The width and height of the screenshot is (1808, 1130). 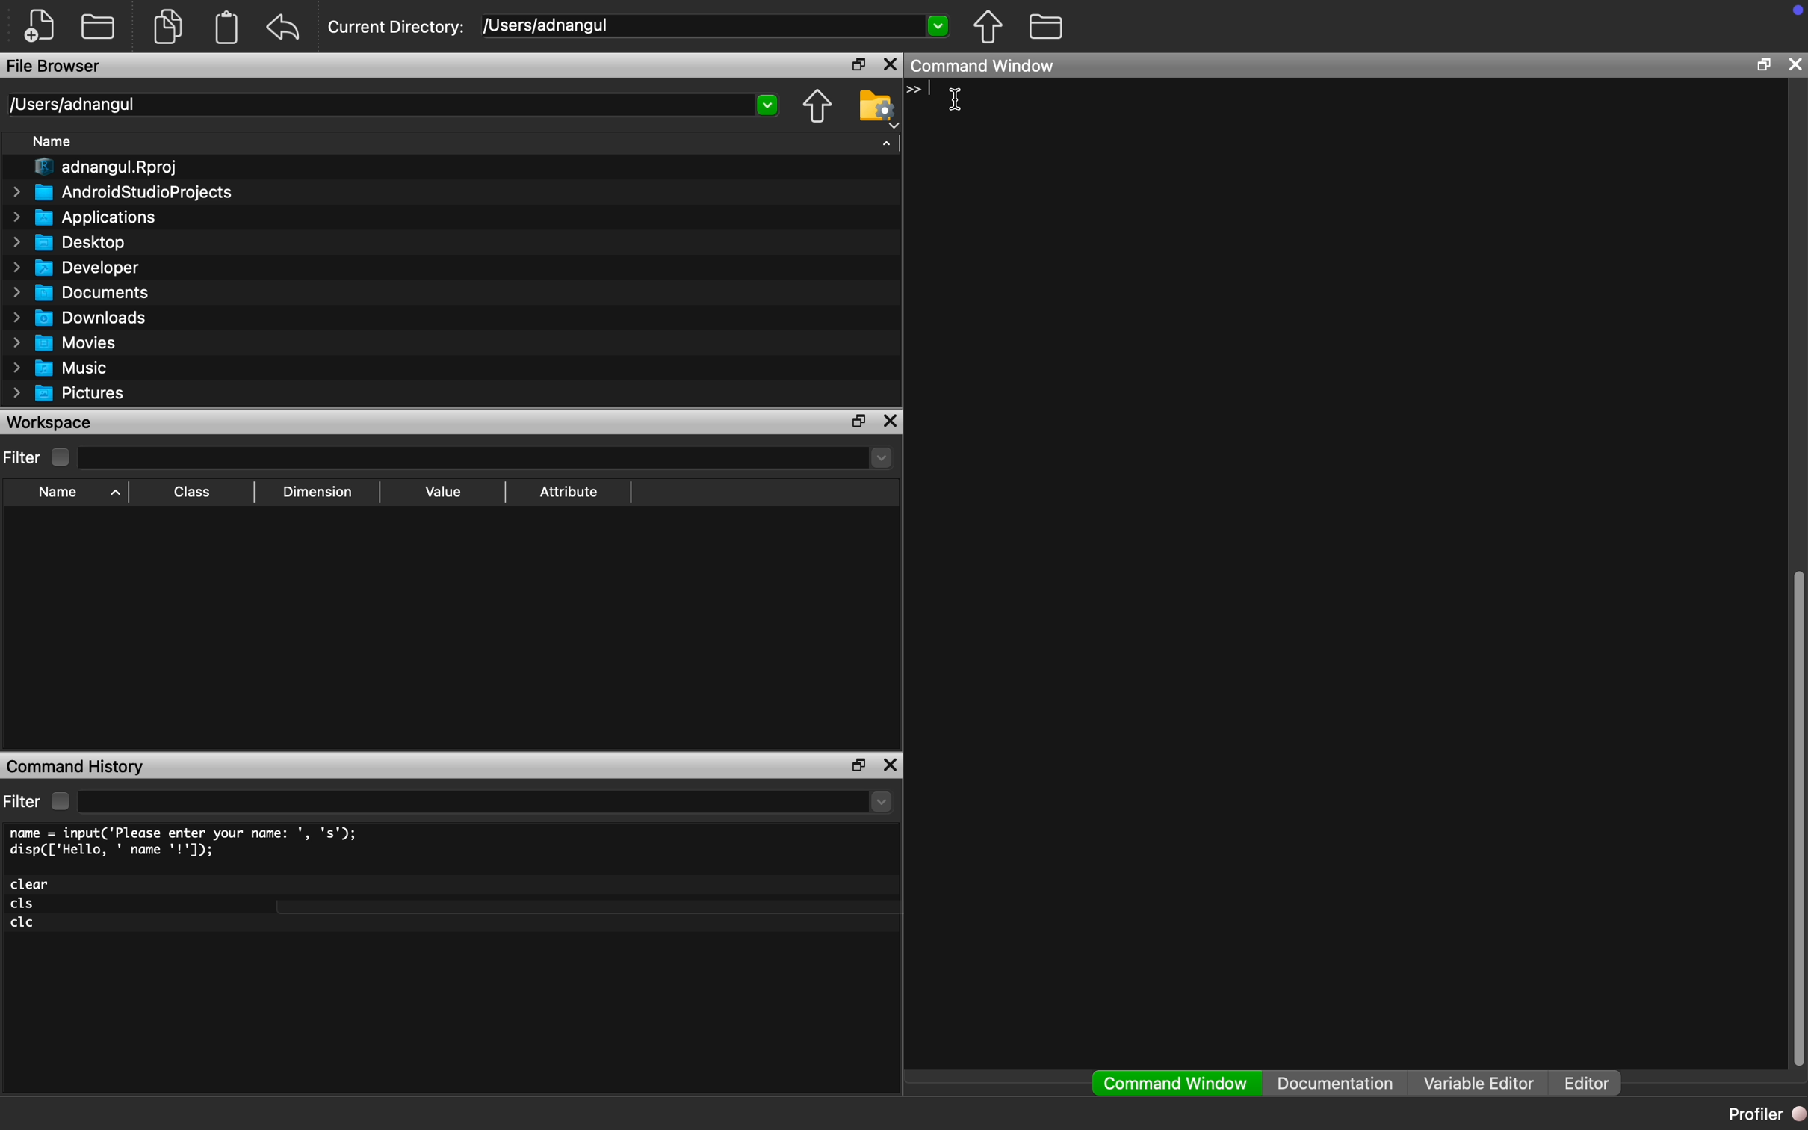 I want to click on Current Directory: , so click(x=397, y=28).